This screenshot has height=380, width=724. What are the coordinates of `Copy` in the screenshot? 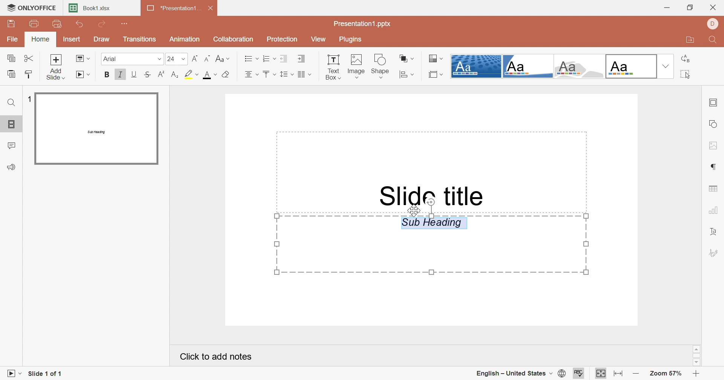 It's located at (11, 57).